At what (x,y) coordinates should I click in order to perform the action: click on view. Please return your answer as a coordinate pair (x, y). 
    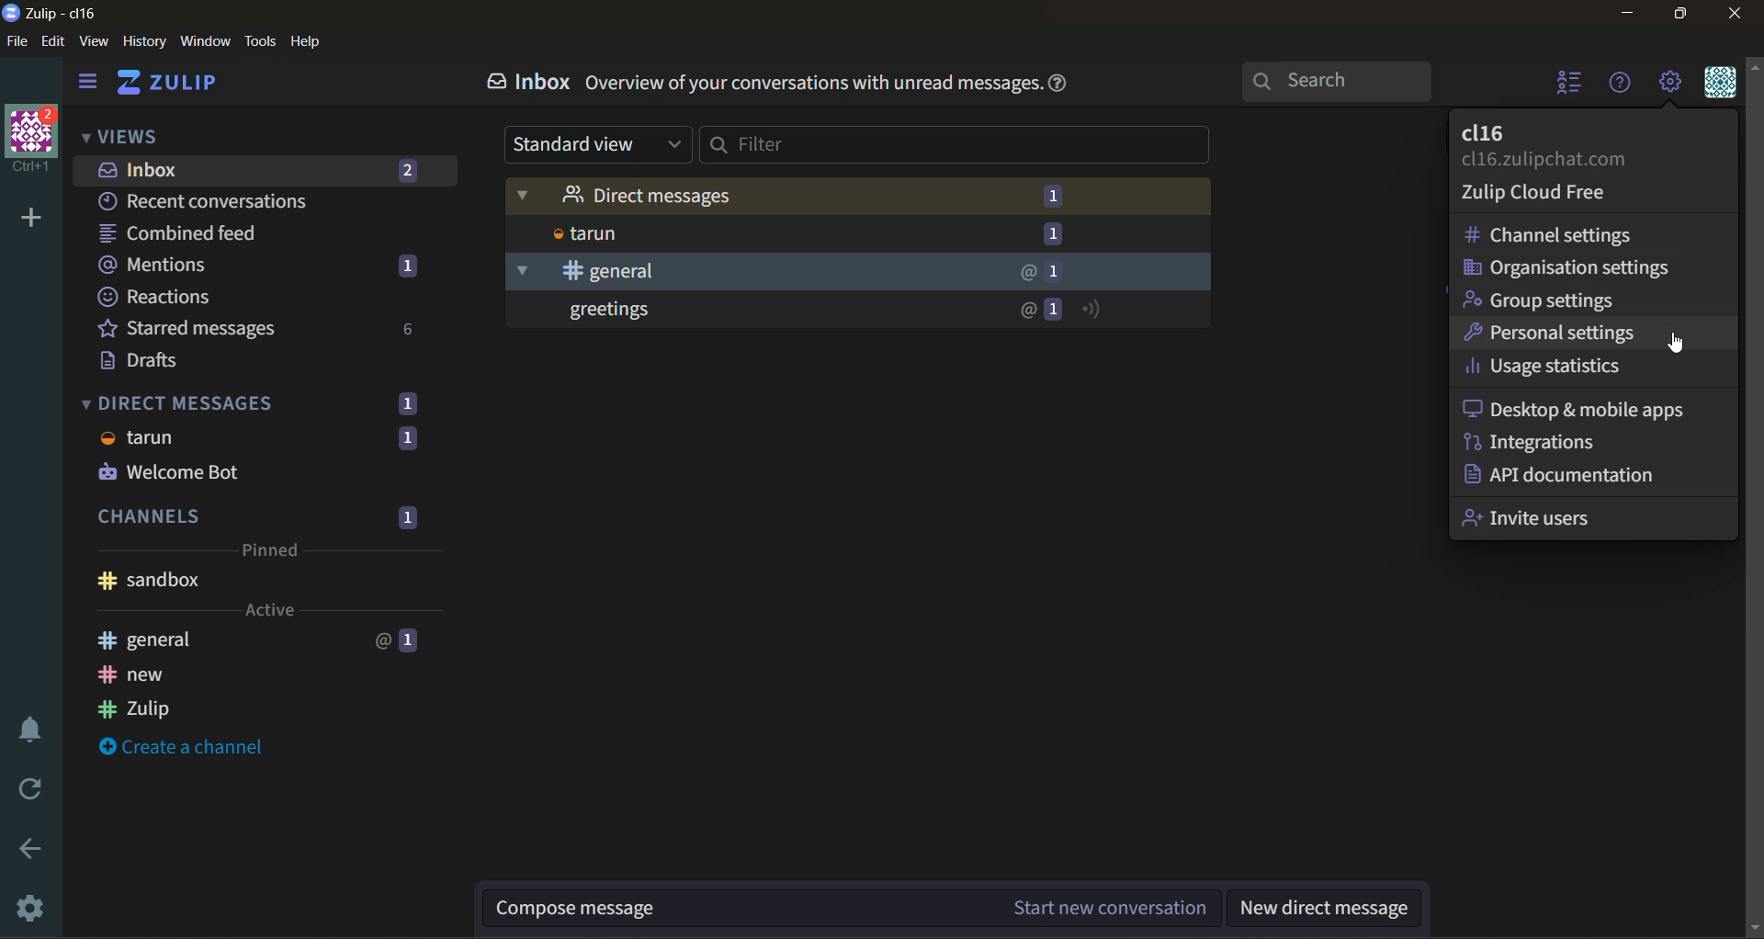
    Looking at the image, I should click on (95, 42).